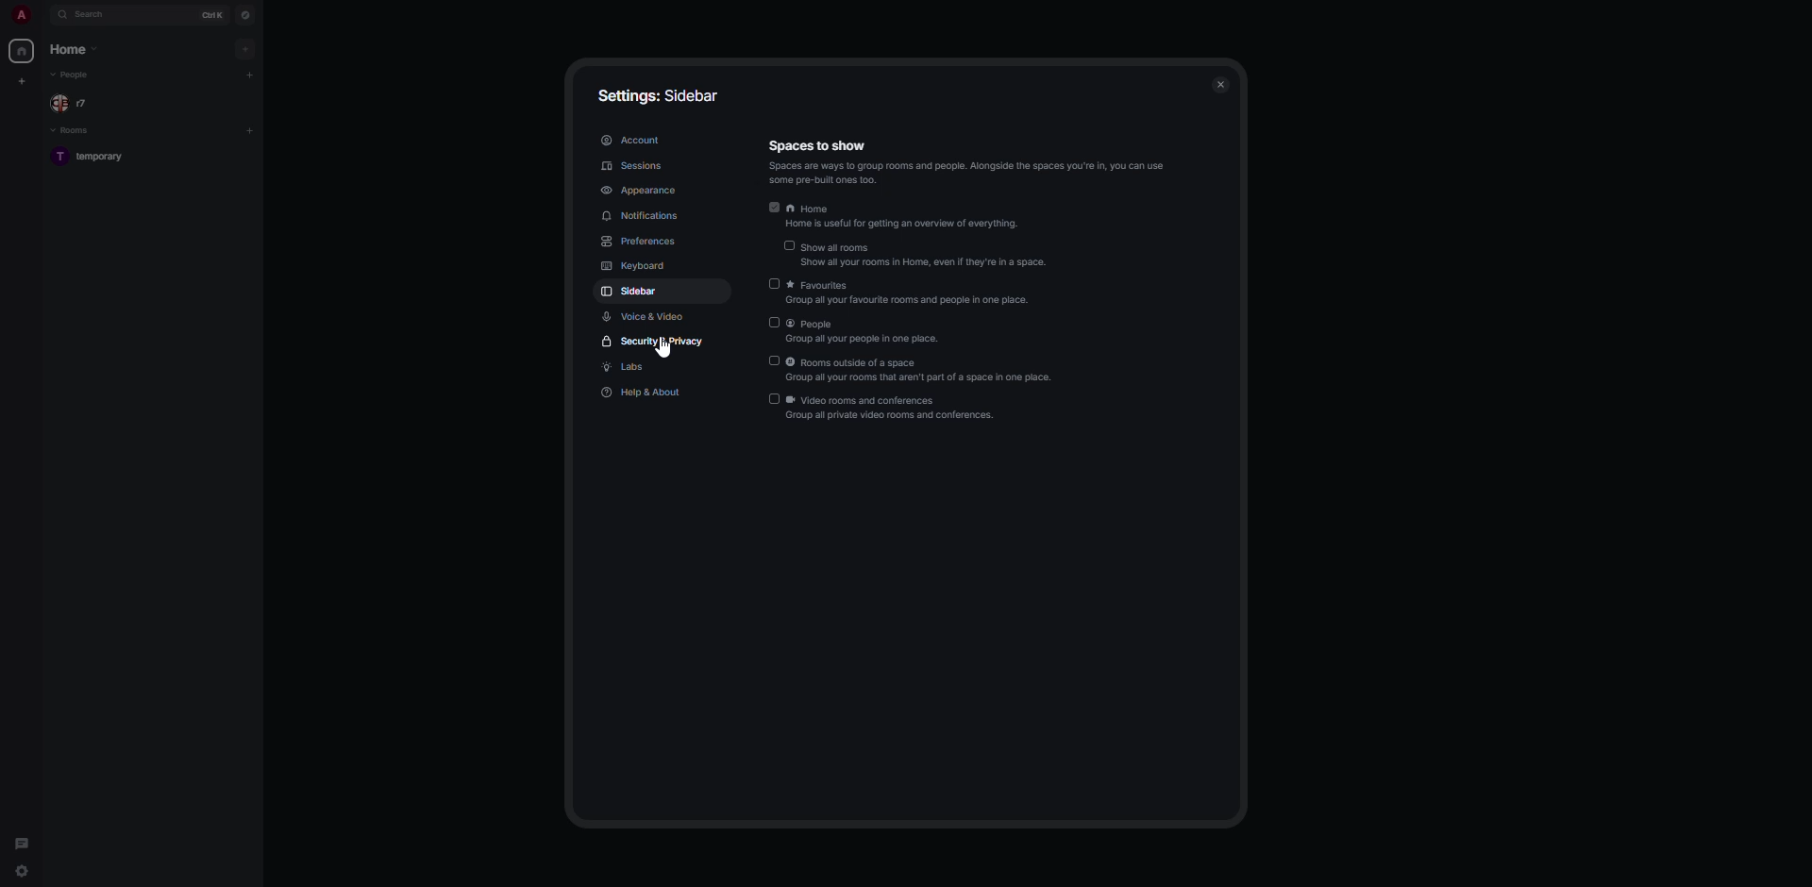 This screenshot has width=1812, height=887. What do you see at coordinates (663, 93) in the screenshot?
I see `settings: sidebar` at bounding box center [663, 93].